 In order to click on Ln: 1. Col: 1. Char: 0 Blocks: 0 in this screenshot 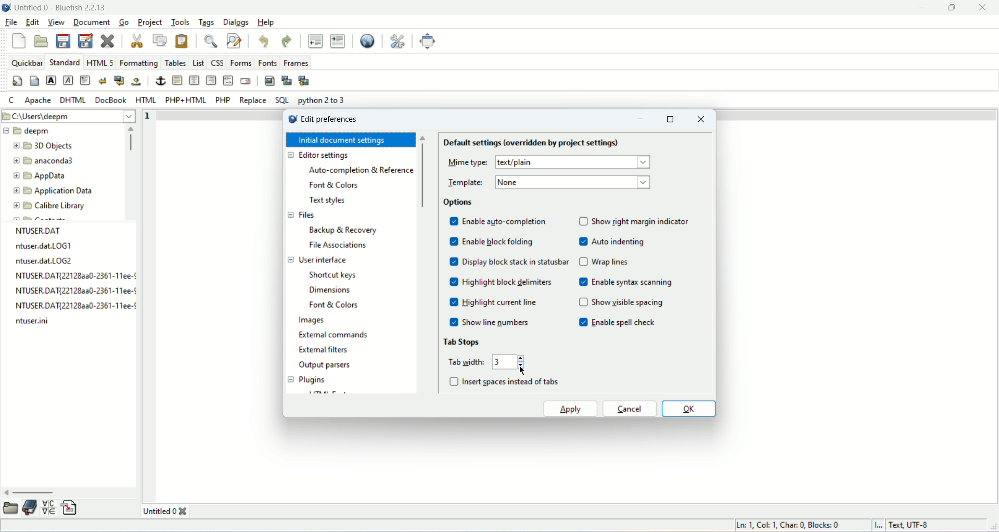, I will do `click(790, 524)`.